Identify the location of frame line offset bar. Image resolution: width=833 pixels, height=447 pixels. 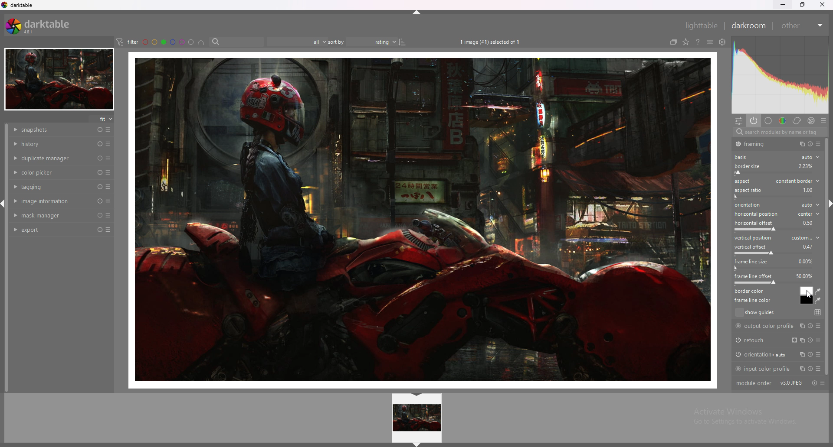
(774, 284).